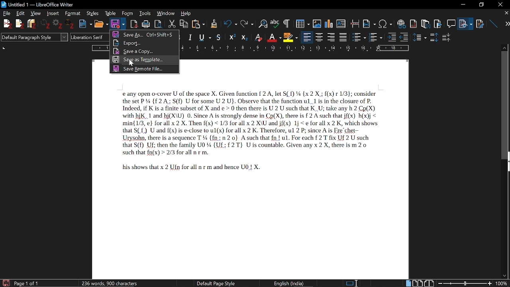 This screenshot has height=287, width=510. What do you see at coordinates (186, 13) in the screenshot?
I see `Help` at bounding box center [186, 13].